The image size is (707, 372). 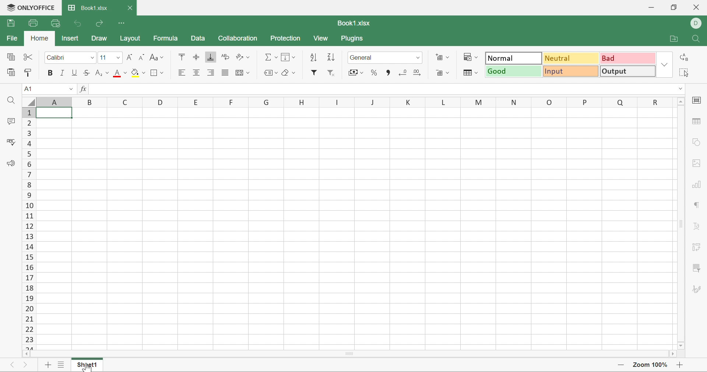 I want to click on Close, so click(x=130, y=8).